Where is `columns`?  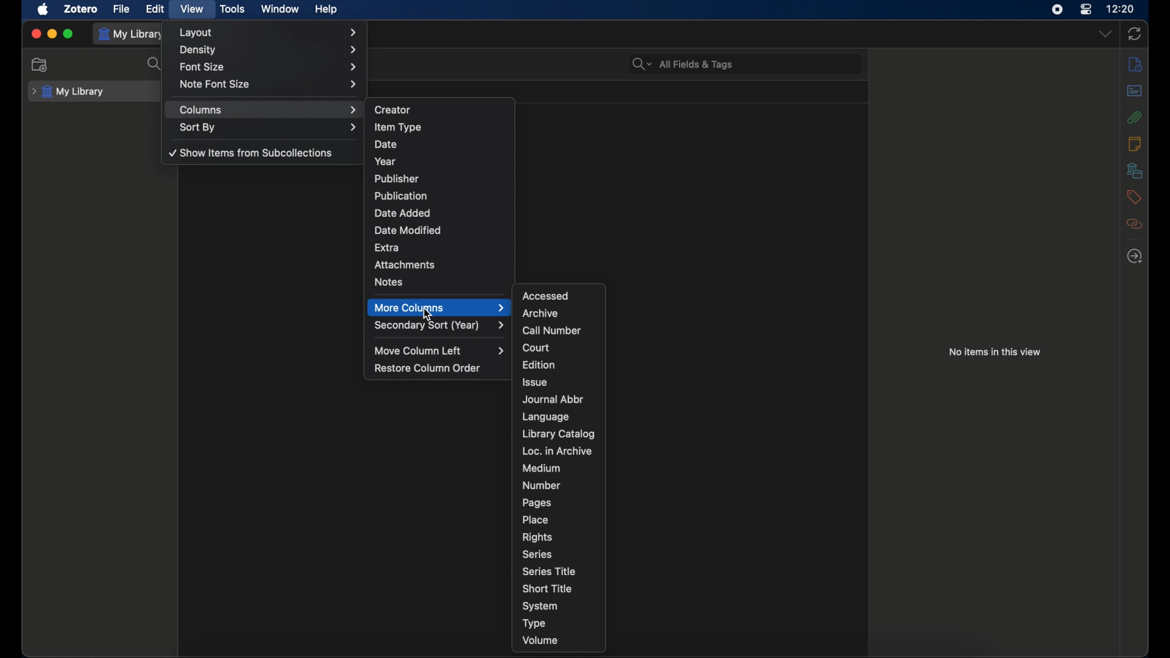 columns is located at coordinates (267, 110).